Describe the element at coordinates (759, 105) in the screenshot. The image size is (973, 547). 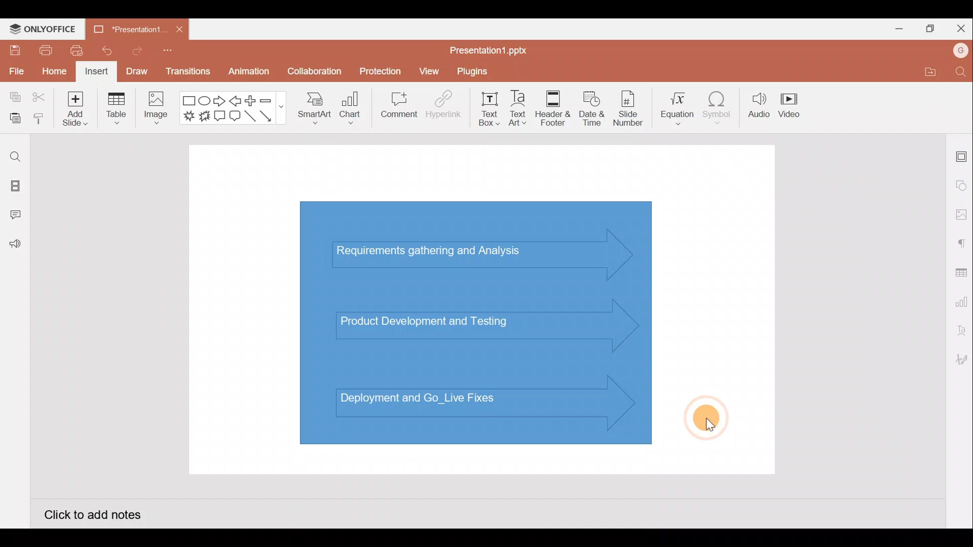
I see `Audio` at that location.